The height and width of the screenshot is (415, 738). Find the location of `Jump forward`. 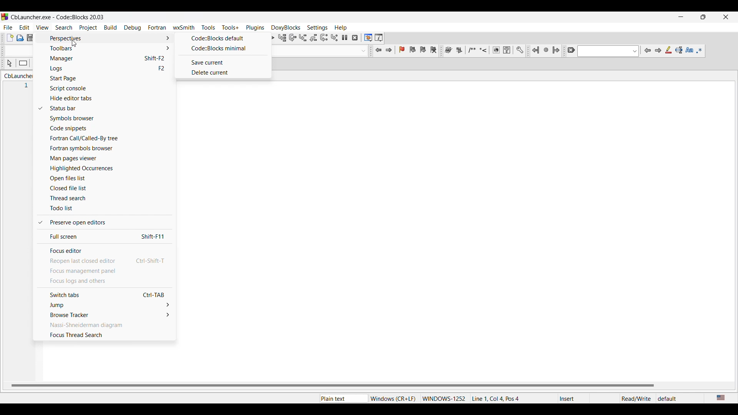

Jump forward is located at coordinates (389, 50).